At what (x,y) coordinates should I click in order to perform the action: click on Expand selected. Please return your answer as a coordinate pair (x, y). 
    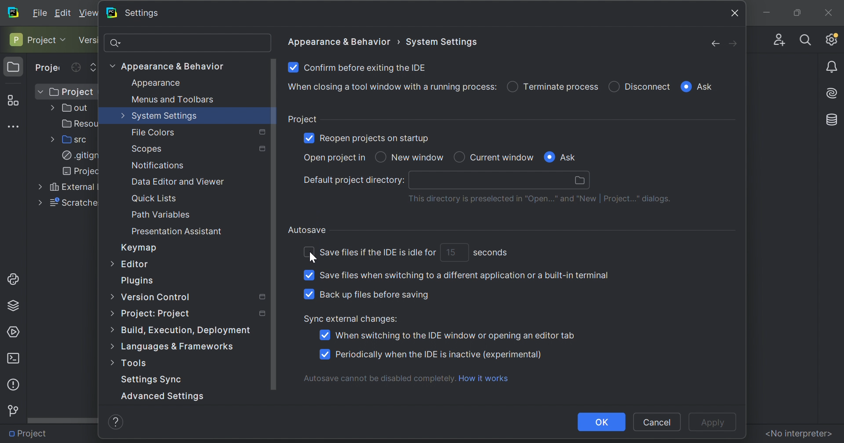
    Looking at the image, I should click on (94, 66).